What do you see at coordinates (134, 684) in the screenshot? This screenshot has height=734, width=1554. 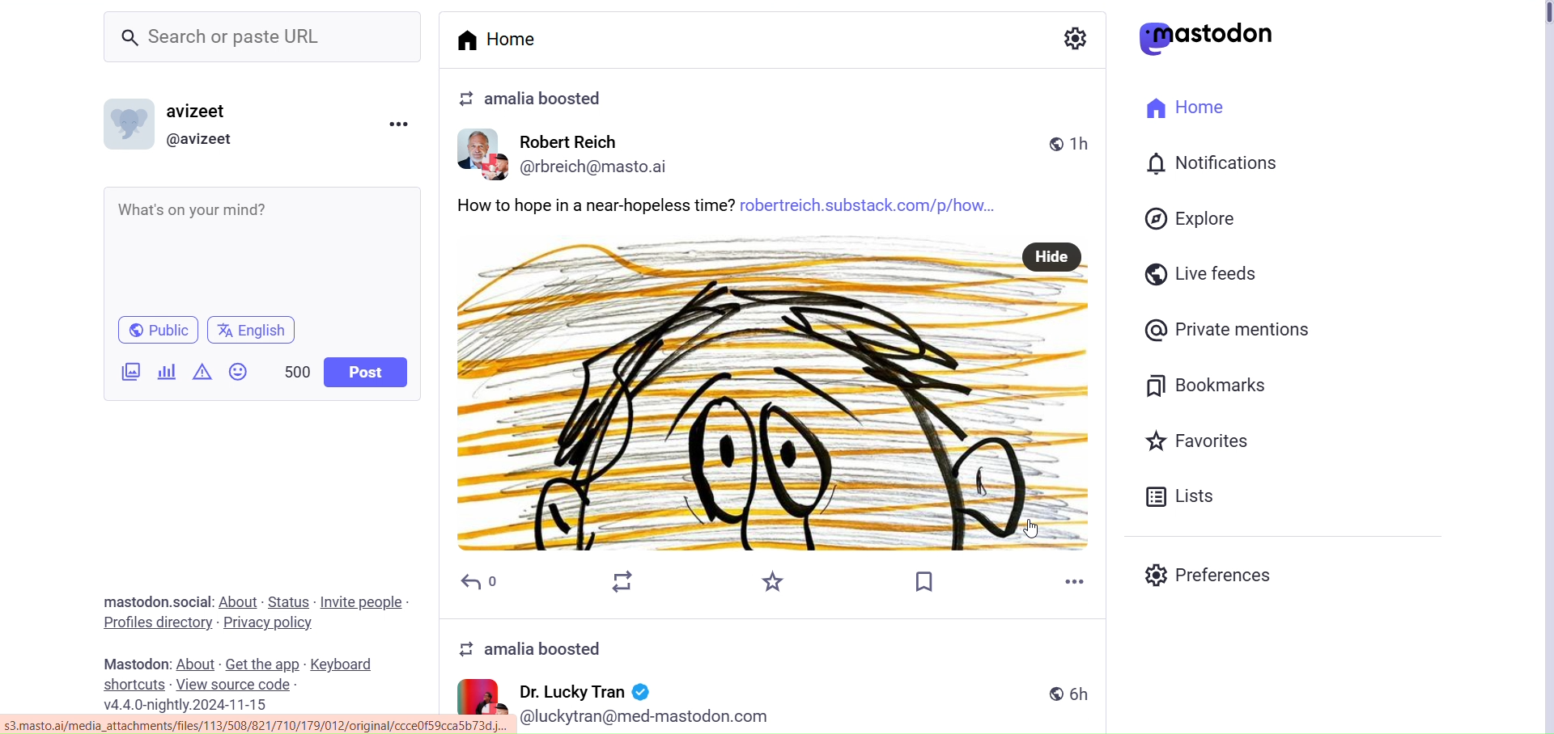 I see `Shortcuts` at bounding box center [134, 684].